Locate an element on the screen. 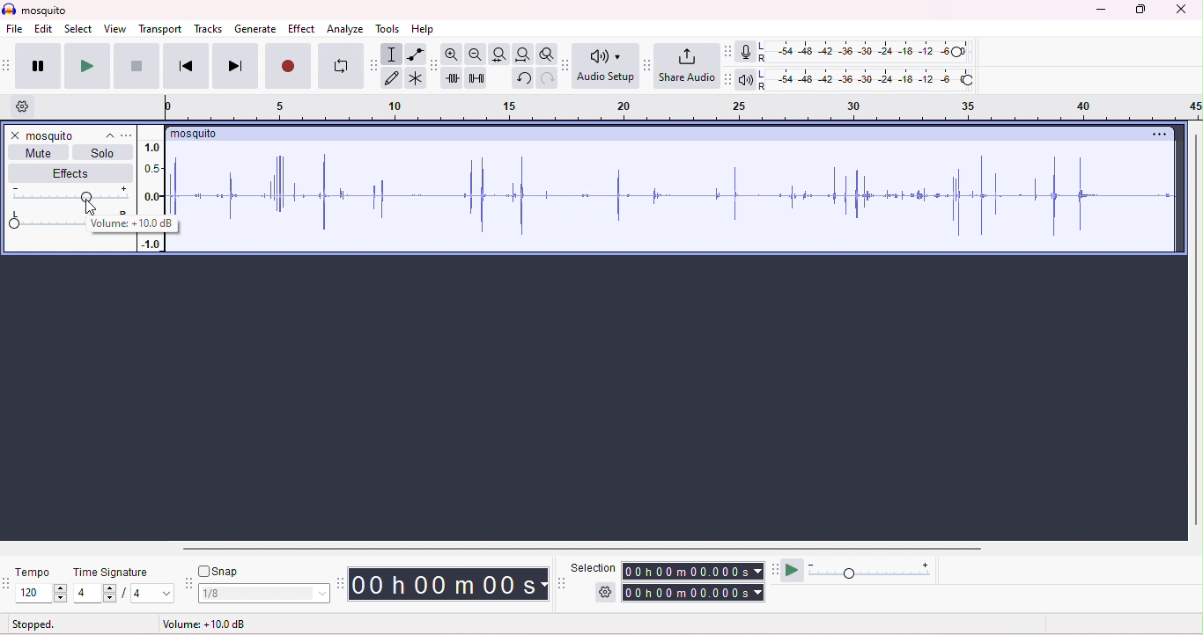 This screenshot has width=1203, height=635. maximize is located at coordinates (1139, 10).